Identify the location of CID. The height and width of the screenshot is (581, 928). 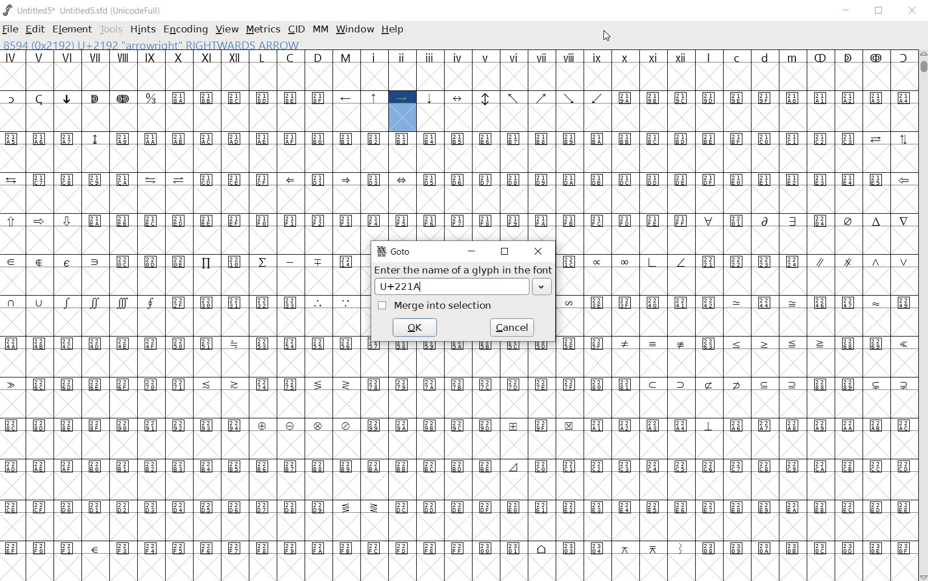
(295, 29).